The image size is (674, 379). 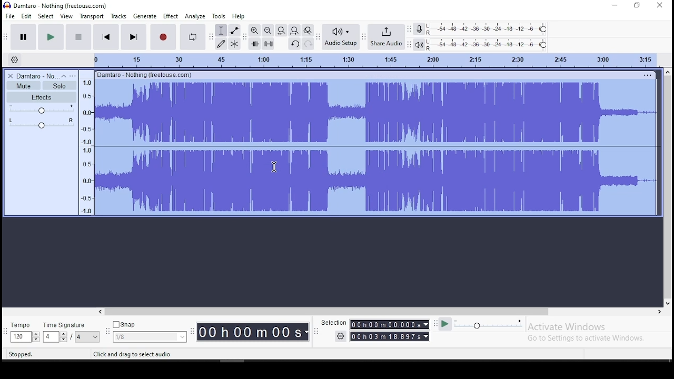 I want to click on scroll up, so click(x=669, y=71).